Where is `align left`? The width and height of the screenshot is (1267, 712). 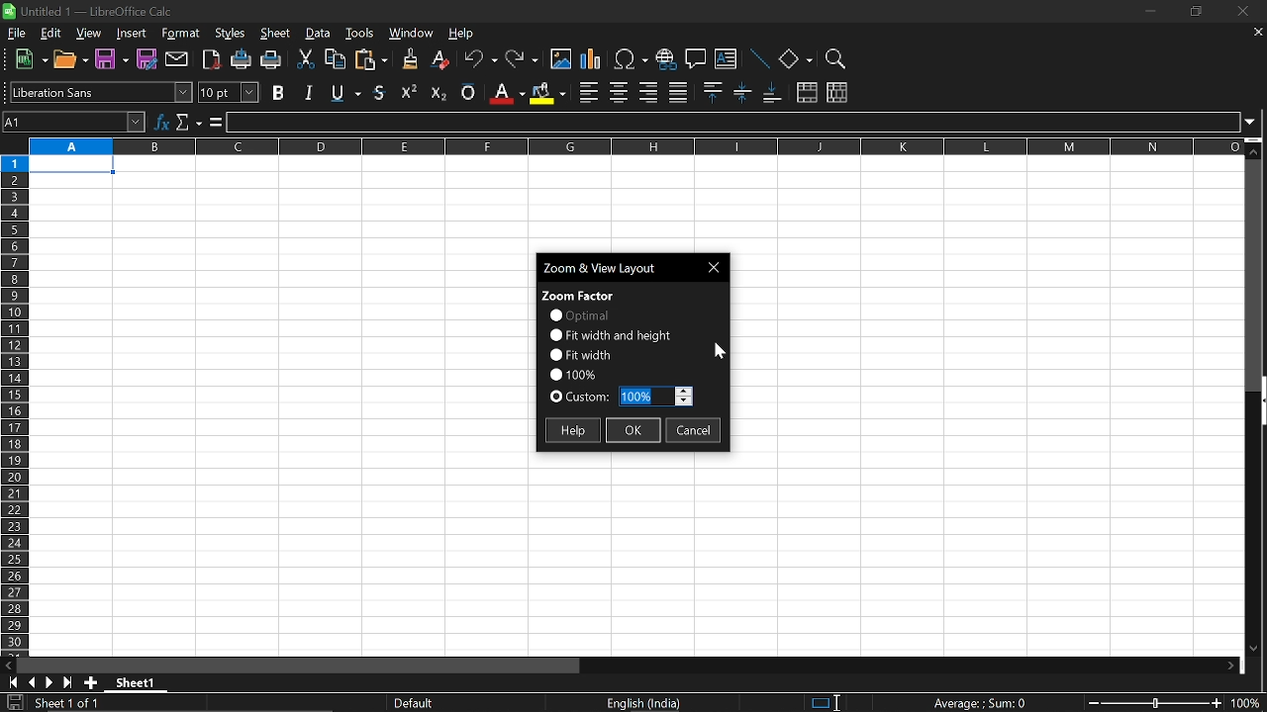 align left is located at coordinates (589, 93).